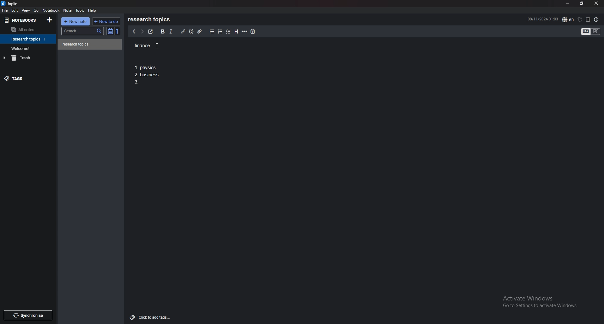 The image size is (604, 324). Describe the element at coordinates (110, 31) in the screenshot. I see `toggle sort order` at that location.